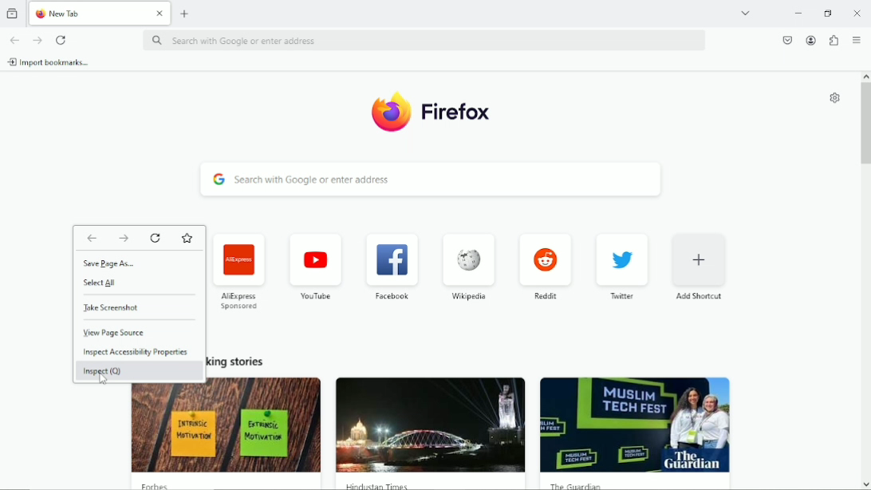  Describe the element at coordinates (227, 428) in the screenshot. I see `image` at that location.